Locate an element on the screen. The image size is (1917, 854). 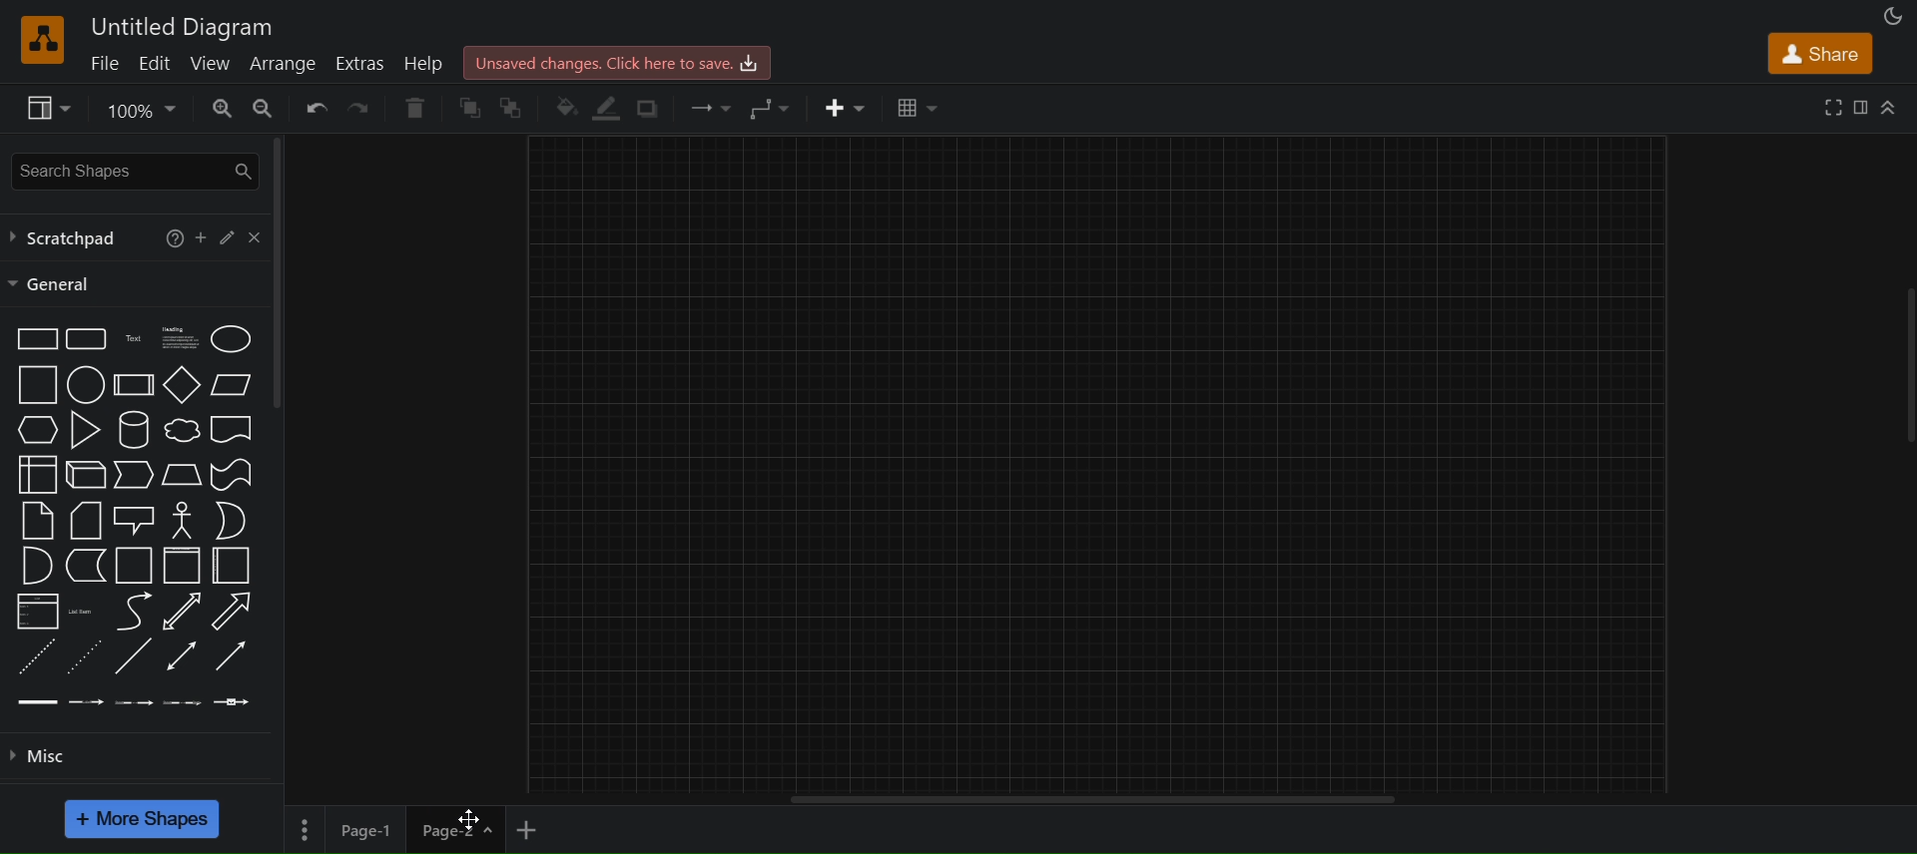
more shapes is located at coordinates (144, 818).